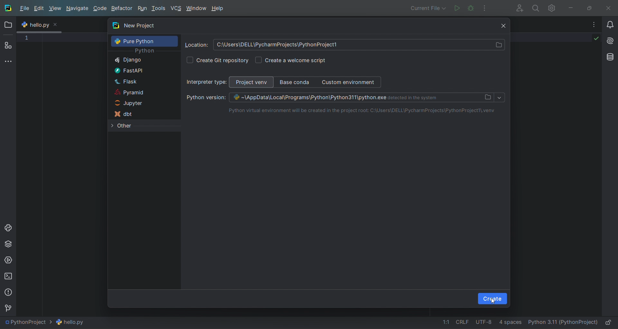 Image resolution: width=618 pixels, height=329 pixels. Describe the element at coordinates (487, 7) in the screenshot. I see `options` at that location.